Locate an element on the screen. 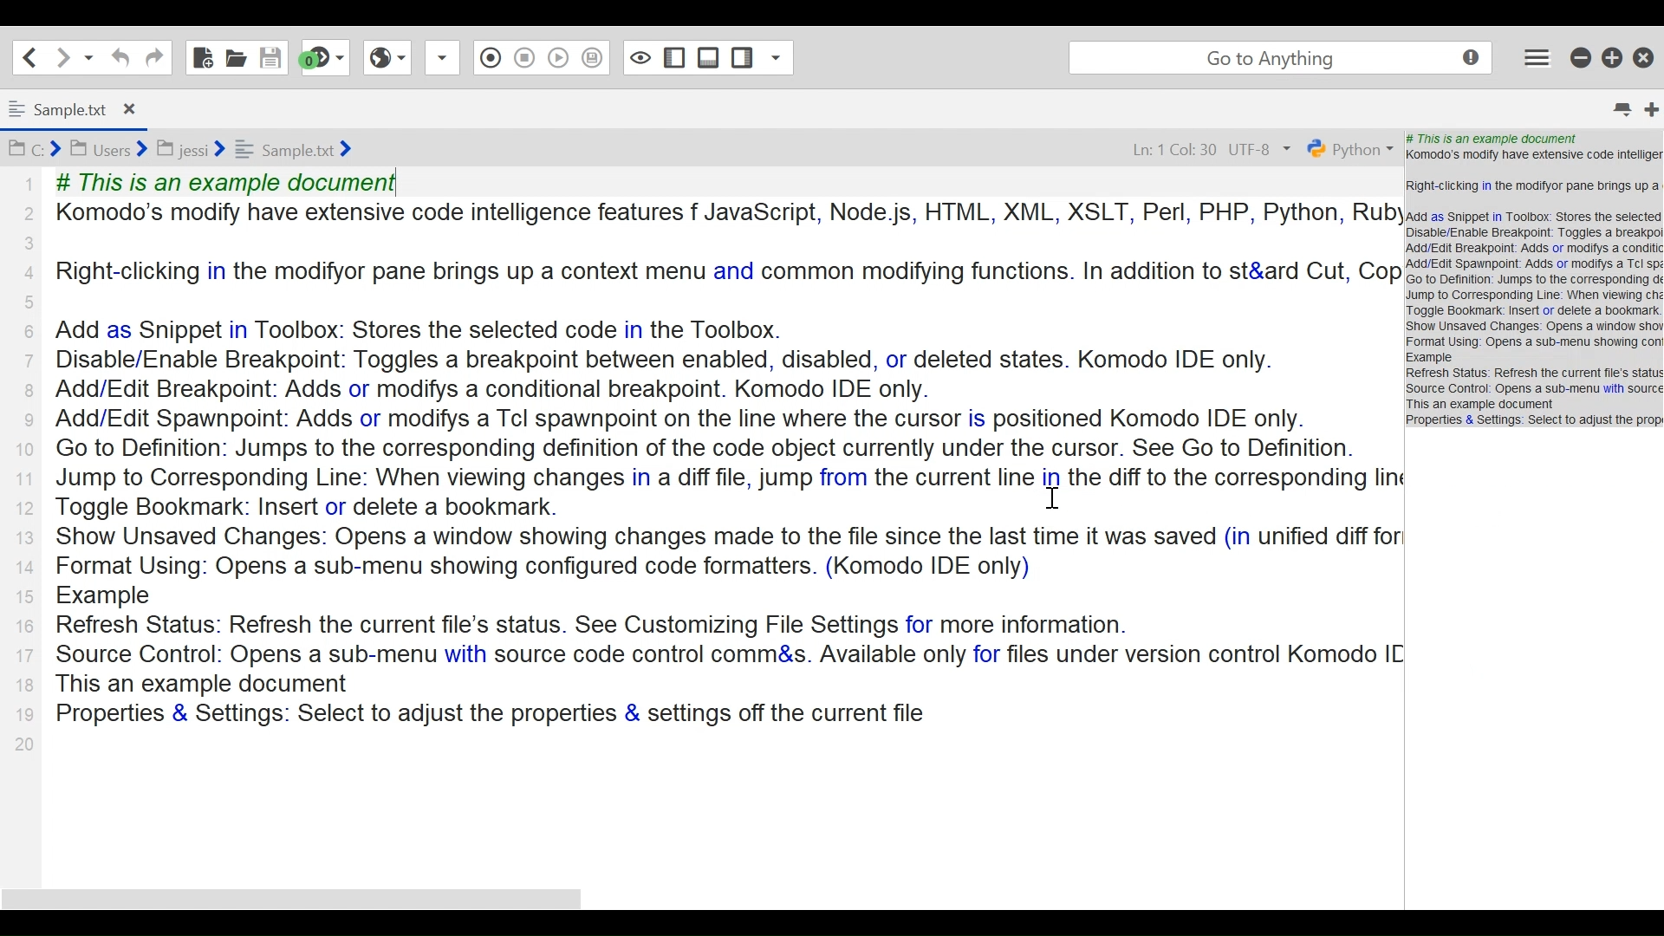  Go forward one location is located at coordinates (62, 55).